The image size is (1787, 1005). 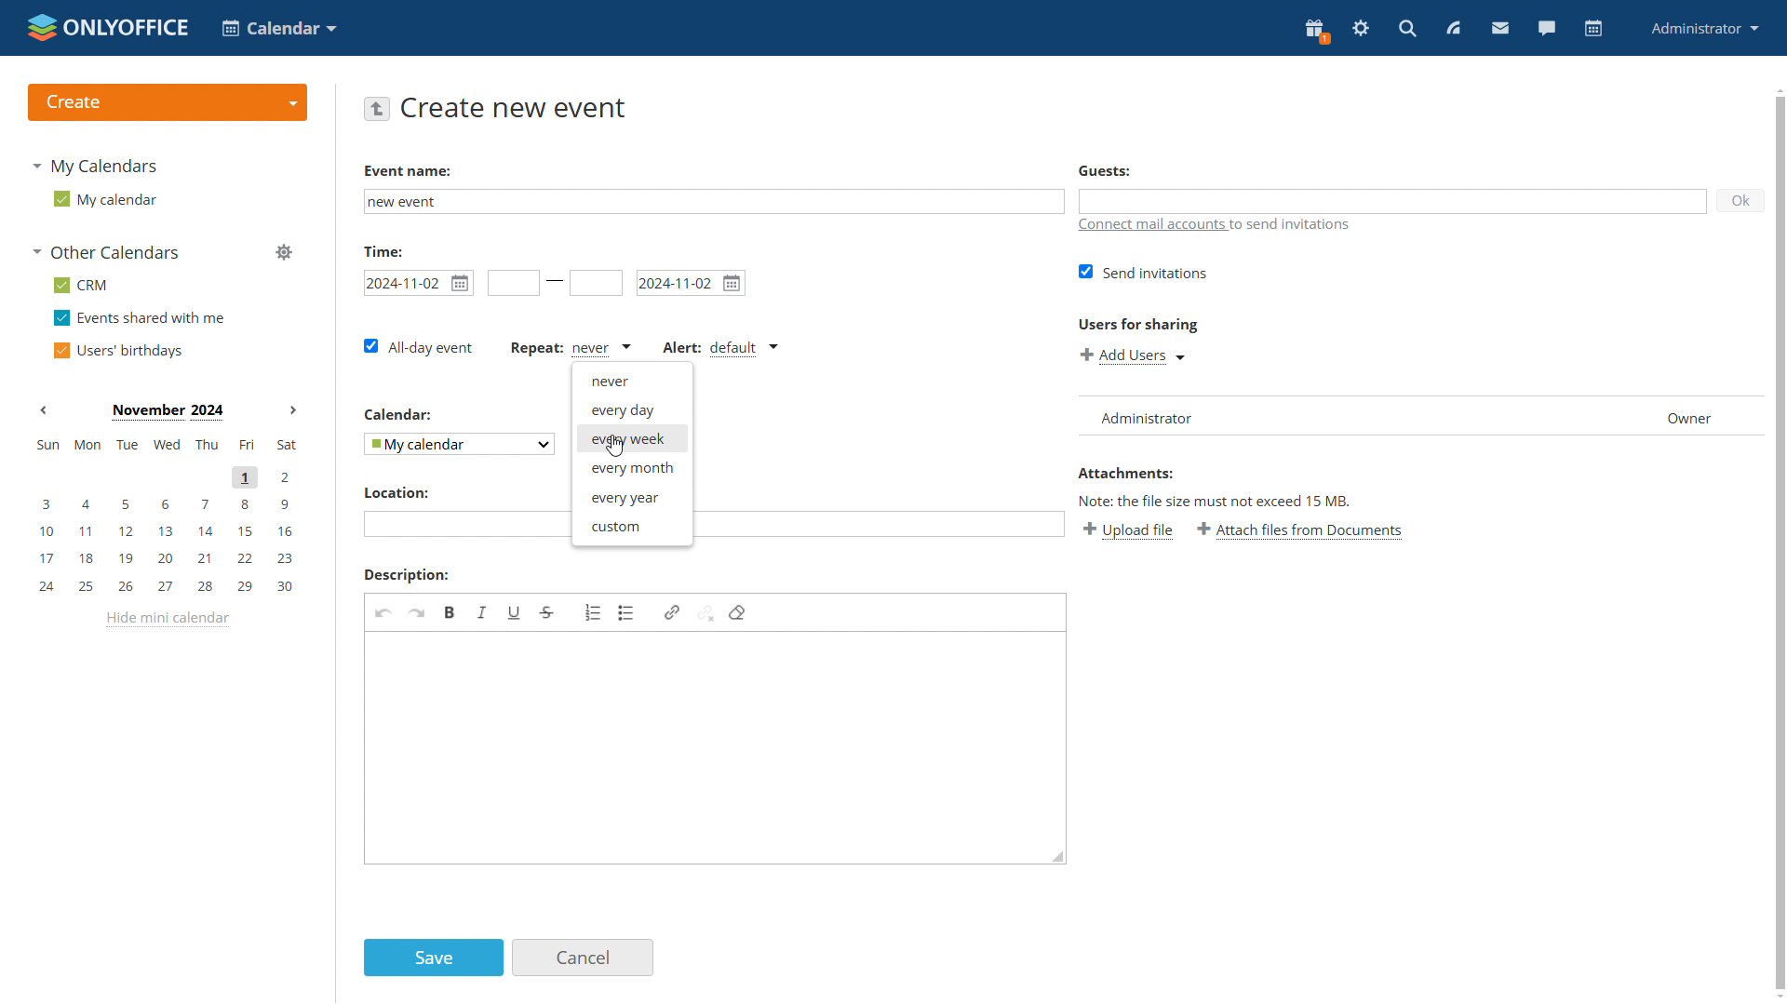 What do you see at coordinates (511, 282) in the screenshot?
I see `event start time` at bounding box center [511, 282].